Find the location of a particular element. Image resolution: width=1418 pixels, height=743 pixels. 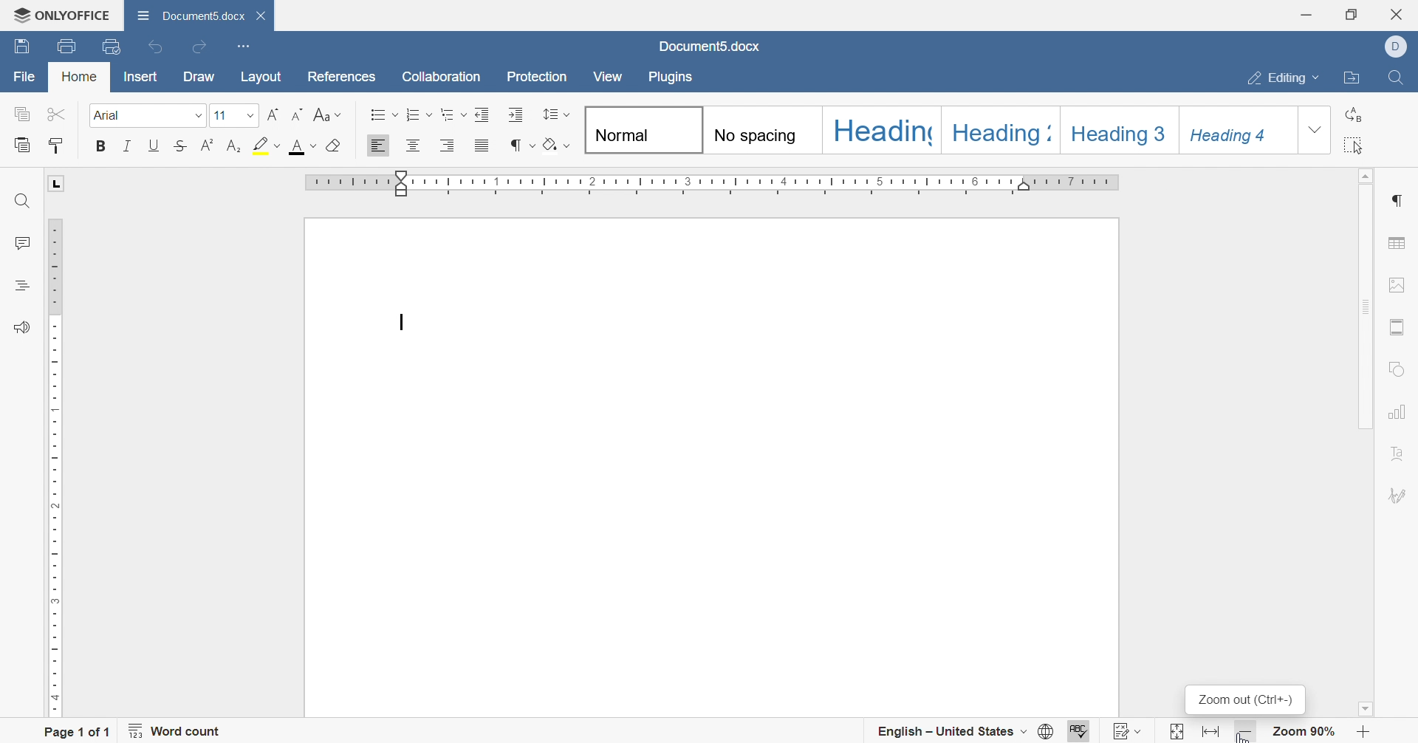

multilevel list is located at coordinates (454, 115).